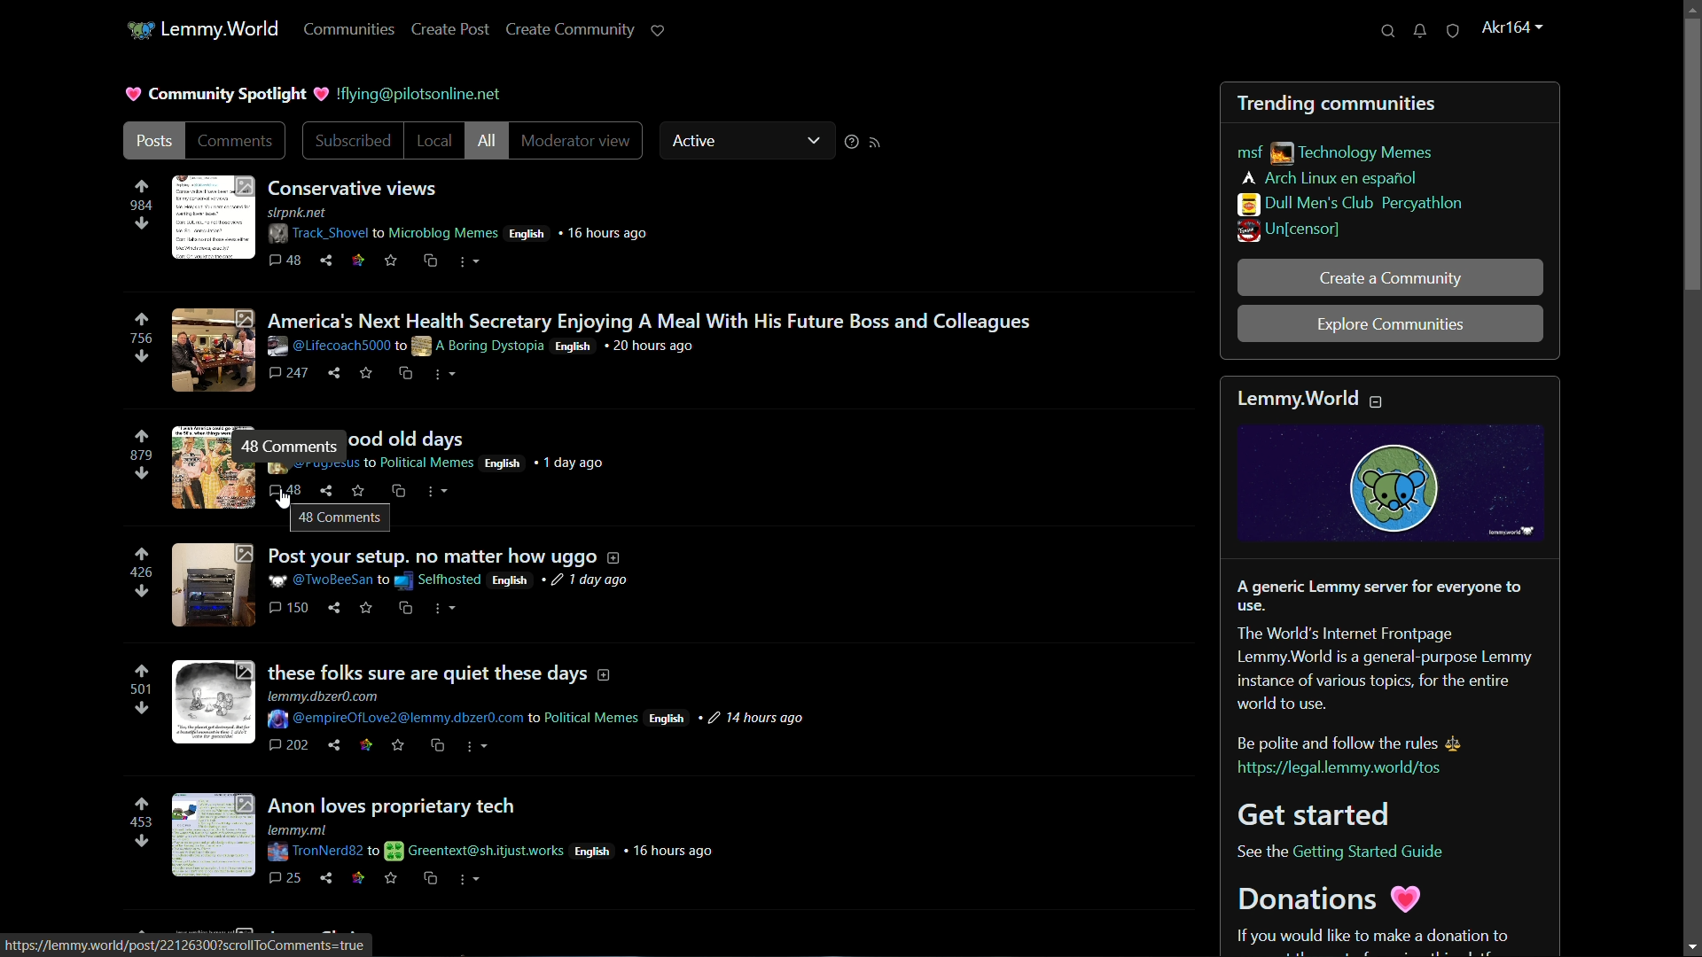 Image resolution: width=1702 pixels, height=957 pixels. Describe the element at coordinates (449, 30) in the screenshot. I see `create post` at that location.